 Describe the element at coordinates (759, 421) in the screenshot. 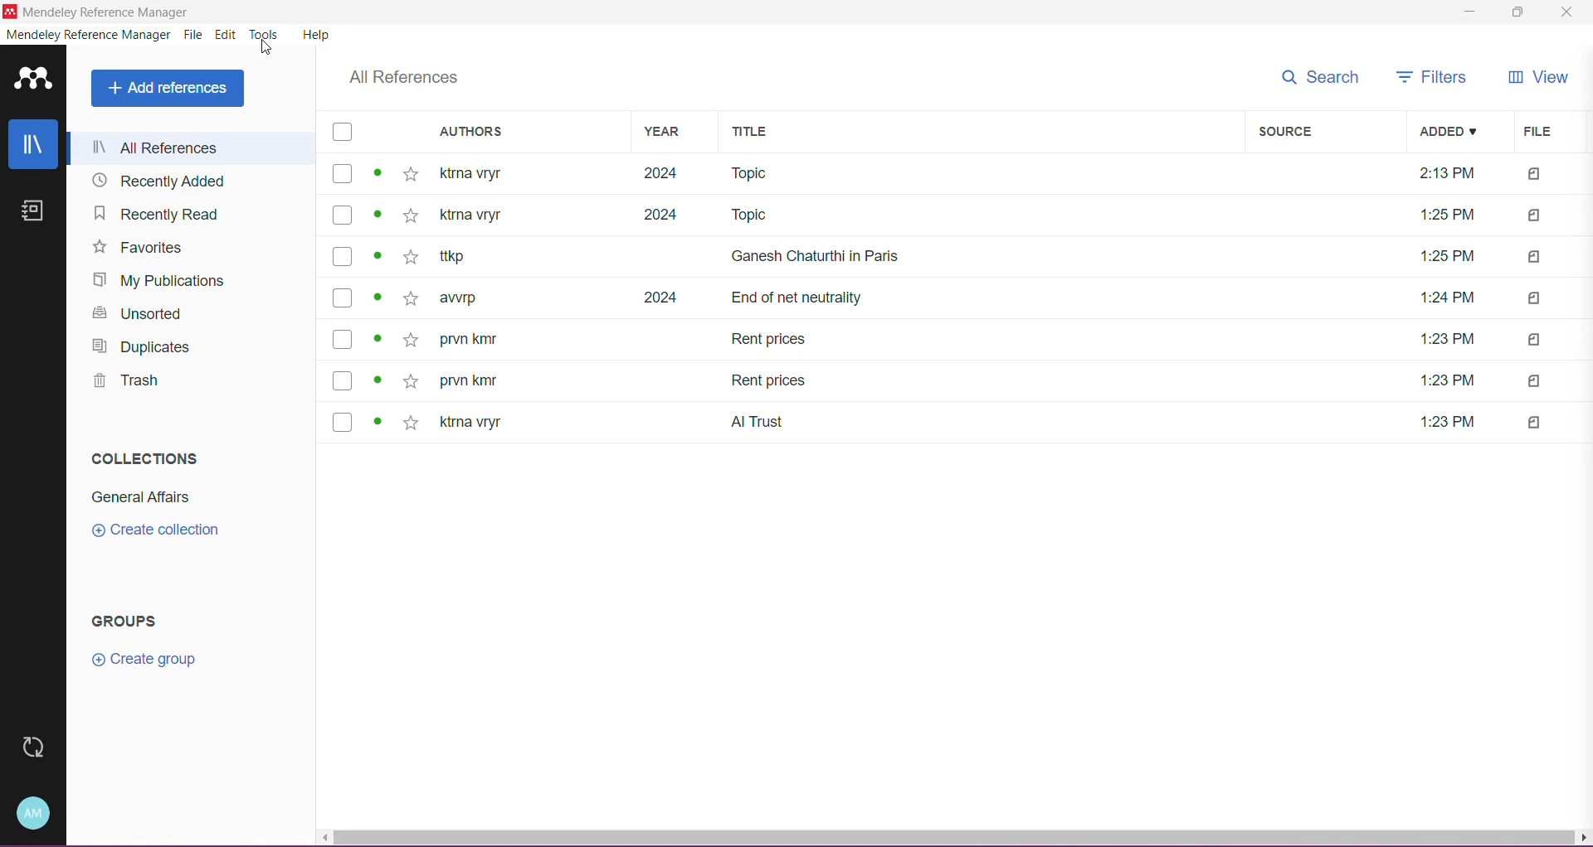

I see `title` at that location.